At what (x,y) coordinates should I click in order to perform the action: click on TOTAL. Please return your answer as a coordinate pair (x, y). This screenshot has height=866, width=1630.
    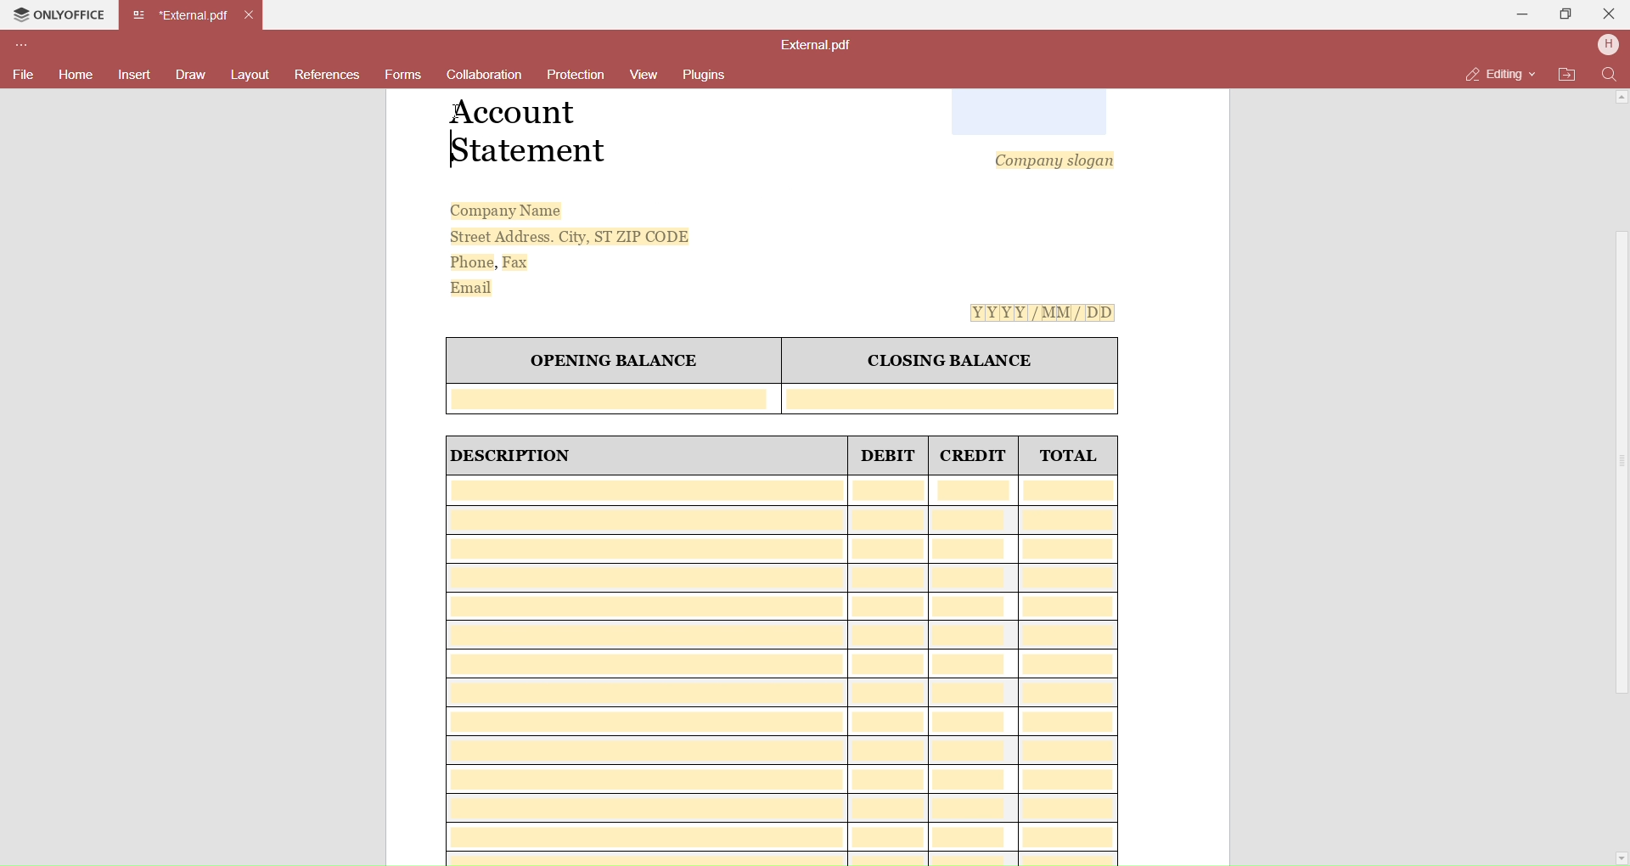
    Looking at the image, I should click on (1068, 456).